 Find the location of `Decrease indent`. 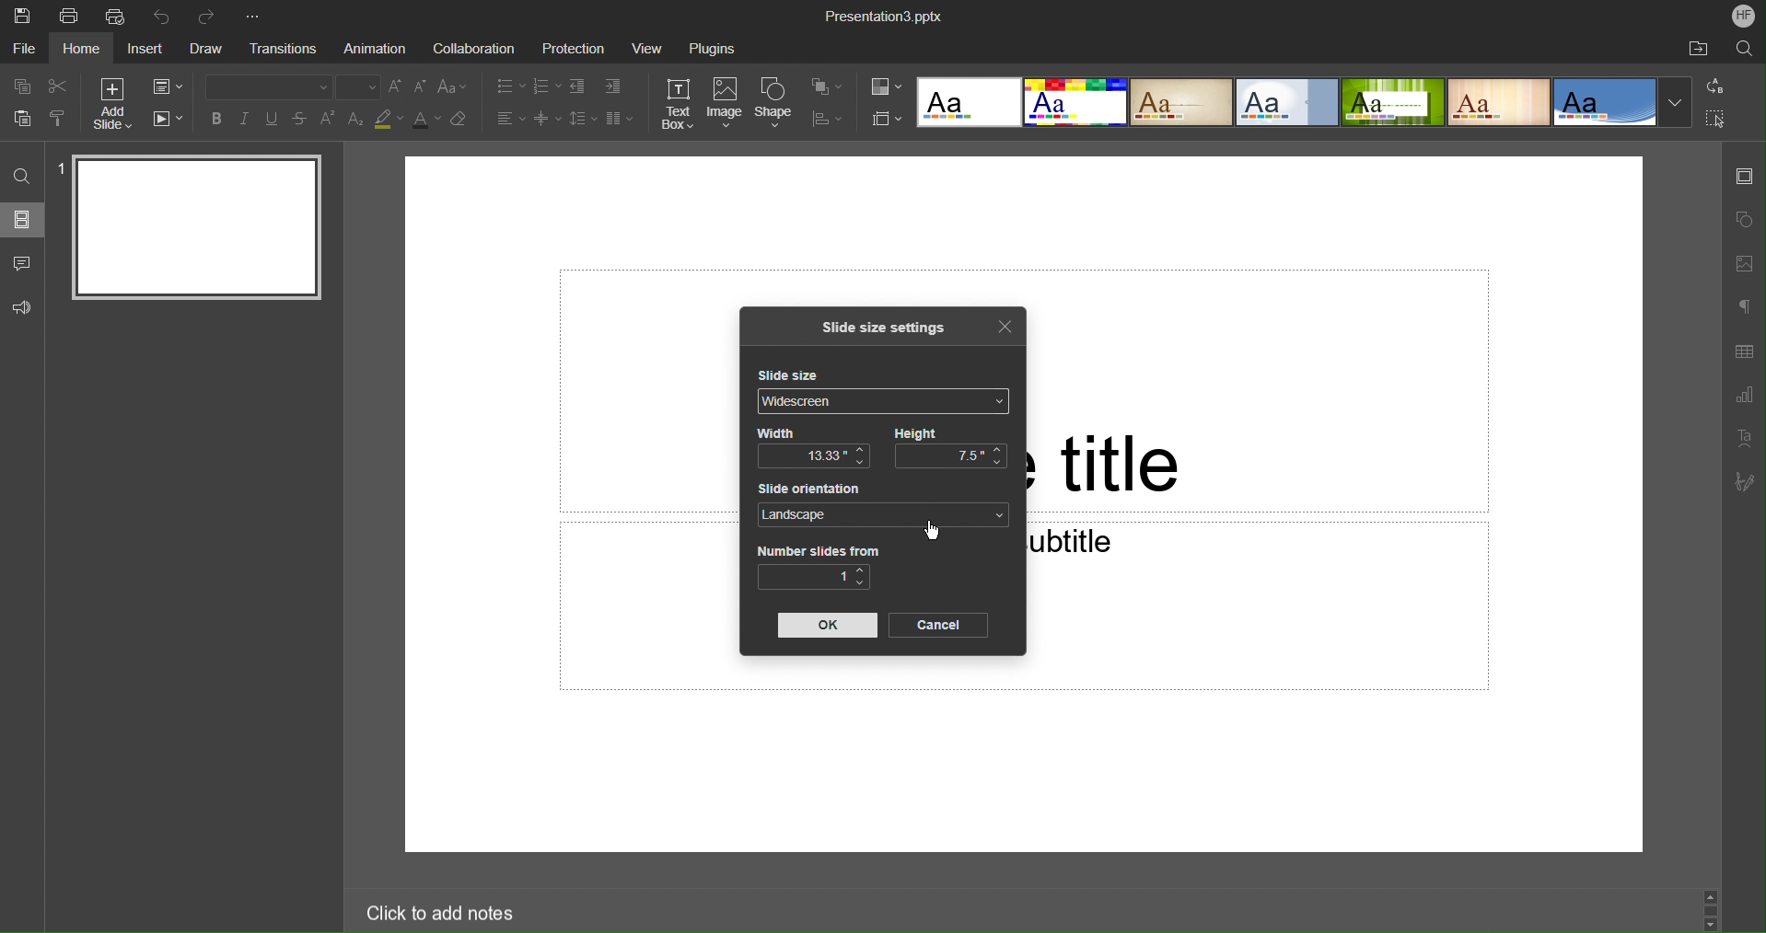

Decrease indent is located at coordinates (576, 86).